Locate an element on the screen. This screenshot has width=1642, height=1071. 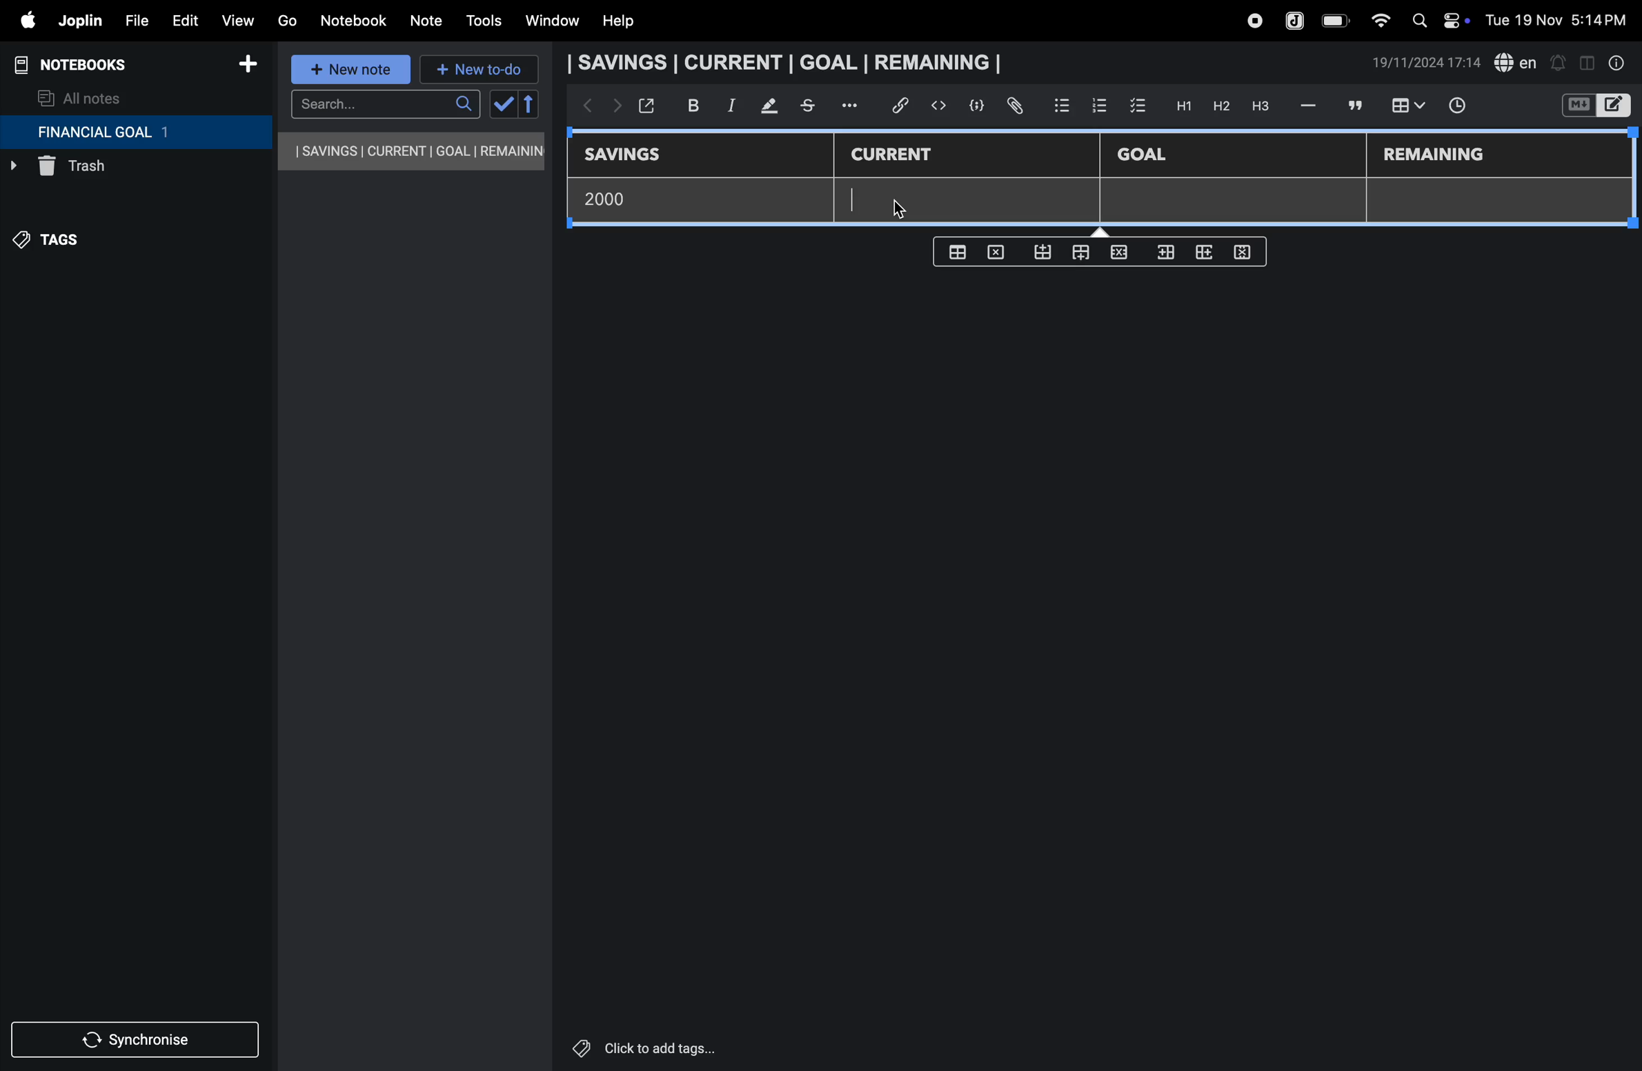
synchronize is located at coordinates (137, 1037).